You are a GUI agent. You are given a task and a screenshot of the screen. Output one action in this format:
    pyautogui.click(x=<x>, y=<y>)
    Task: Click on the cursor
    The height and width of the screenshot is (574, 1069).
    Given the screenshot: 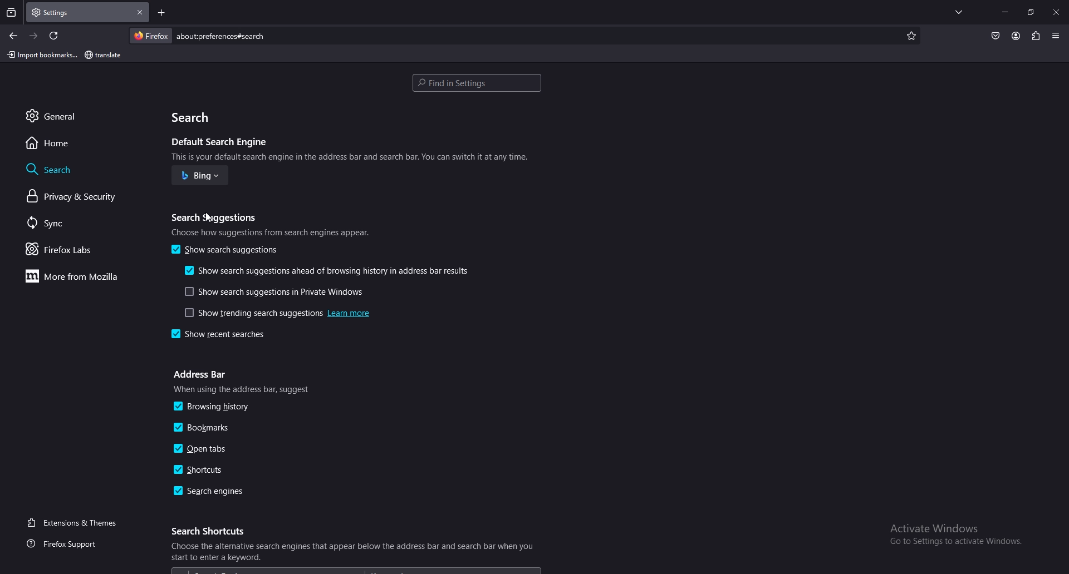 What is the action you would take?
    pyautogui.click(x=209, y=216)
    